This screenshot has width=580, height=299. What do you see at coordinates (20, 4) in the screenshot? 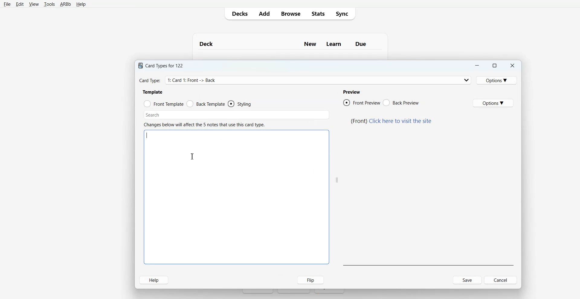
I see `Edit` at bounding box center [20, 4].